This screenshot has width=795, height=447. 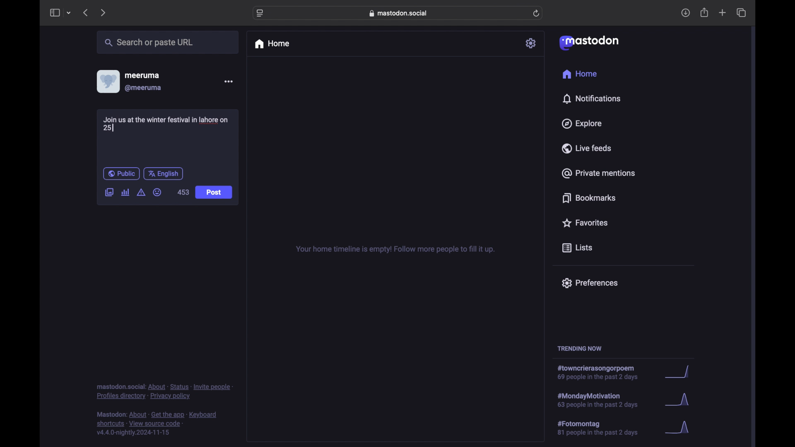 What do you see at coordinates (584, 223) in the screenshot?
I see `favorites` at bounding box center [584, 223].